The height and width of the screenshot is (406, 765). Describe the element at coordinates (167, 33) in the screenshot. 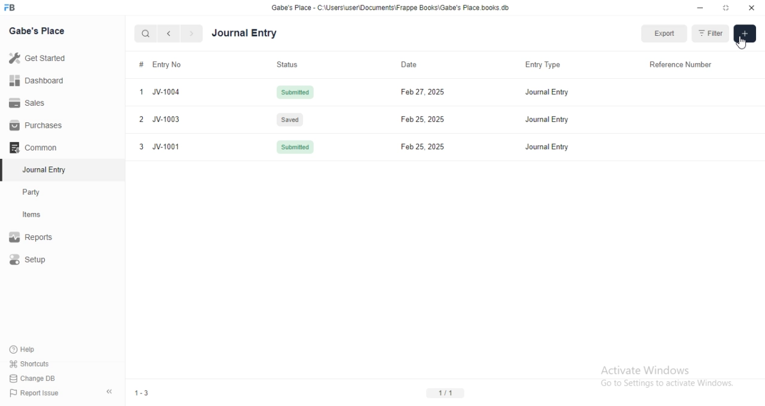

I see `previous` at that location.